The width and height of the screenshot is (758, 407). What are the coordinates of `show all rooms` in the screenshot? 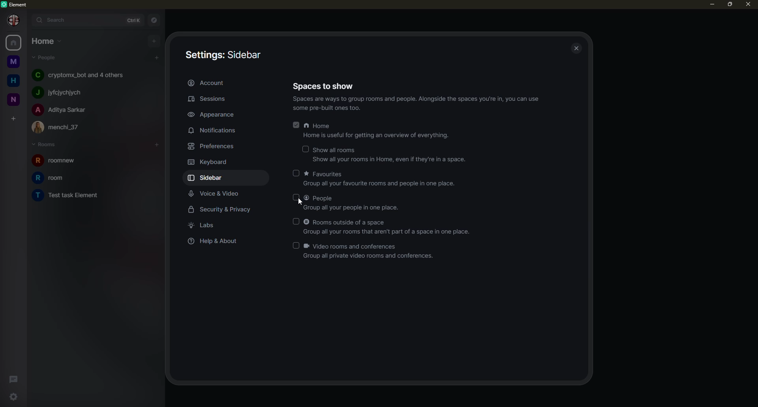 It's located at (389, 155).